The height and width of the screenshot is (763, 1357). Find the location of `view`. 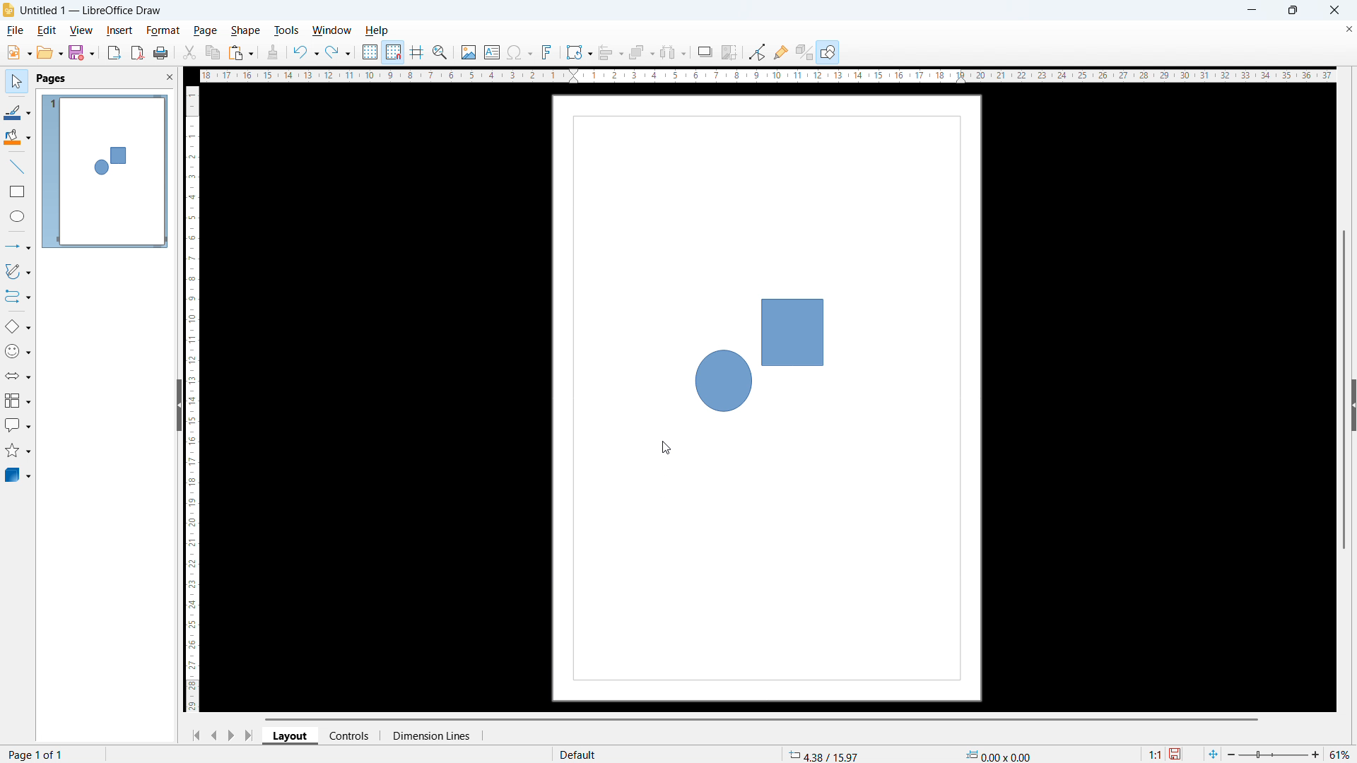

view is located at coordinates (81, 31).